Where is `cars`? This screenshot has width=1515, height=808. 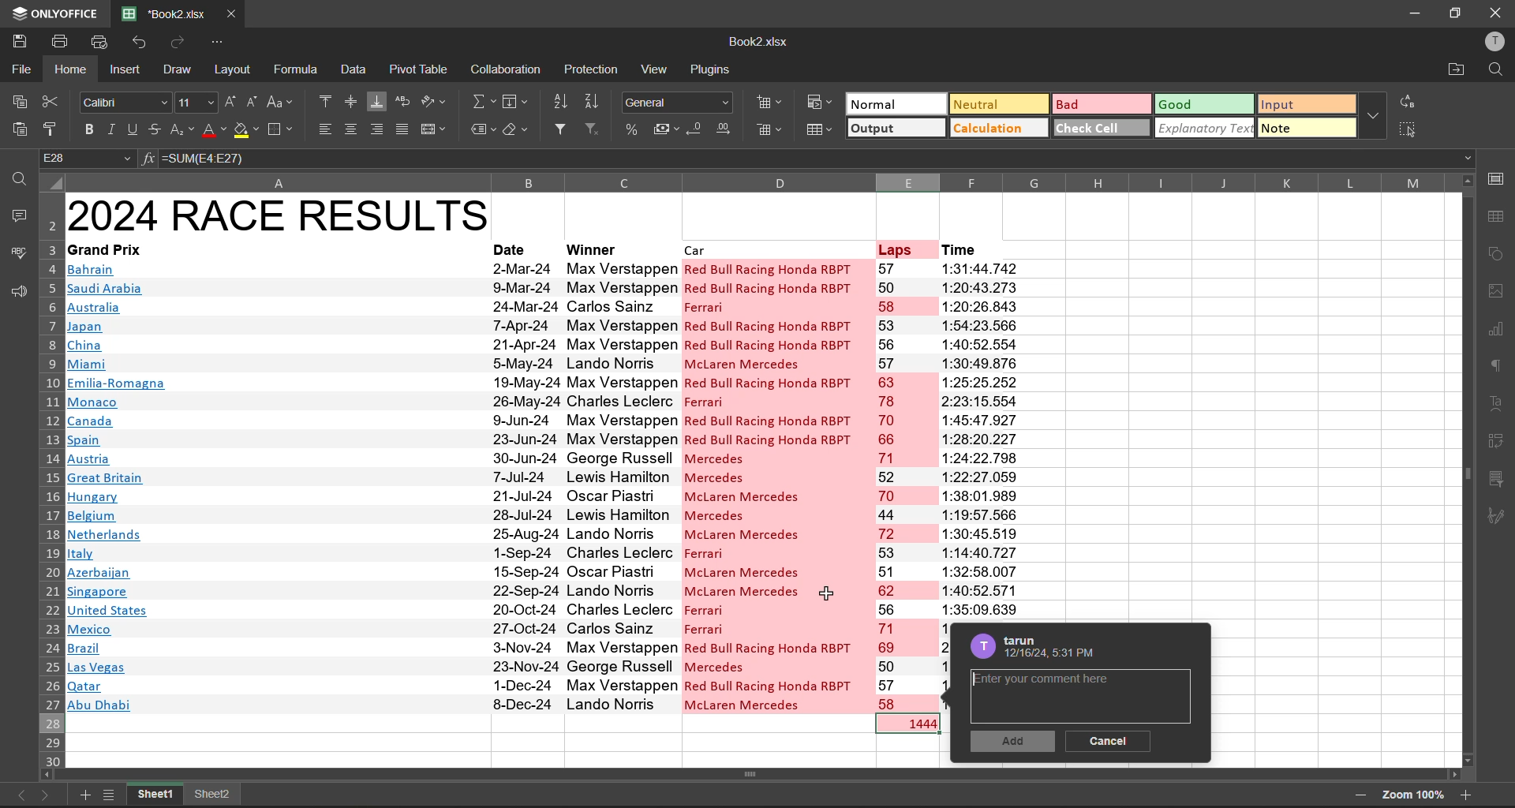
cars is located at coordinates (771, 486).